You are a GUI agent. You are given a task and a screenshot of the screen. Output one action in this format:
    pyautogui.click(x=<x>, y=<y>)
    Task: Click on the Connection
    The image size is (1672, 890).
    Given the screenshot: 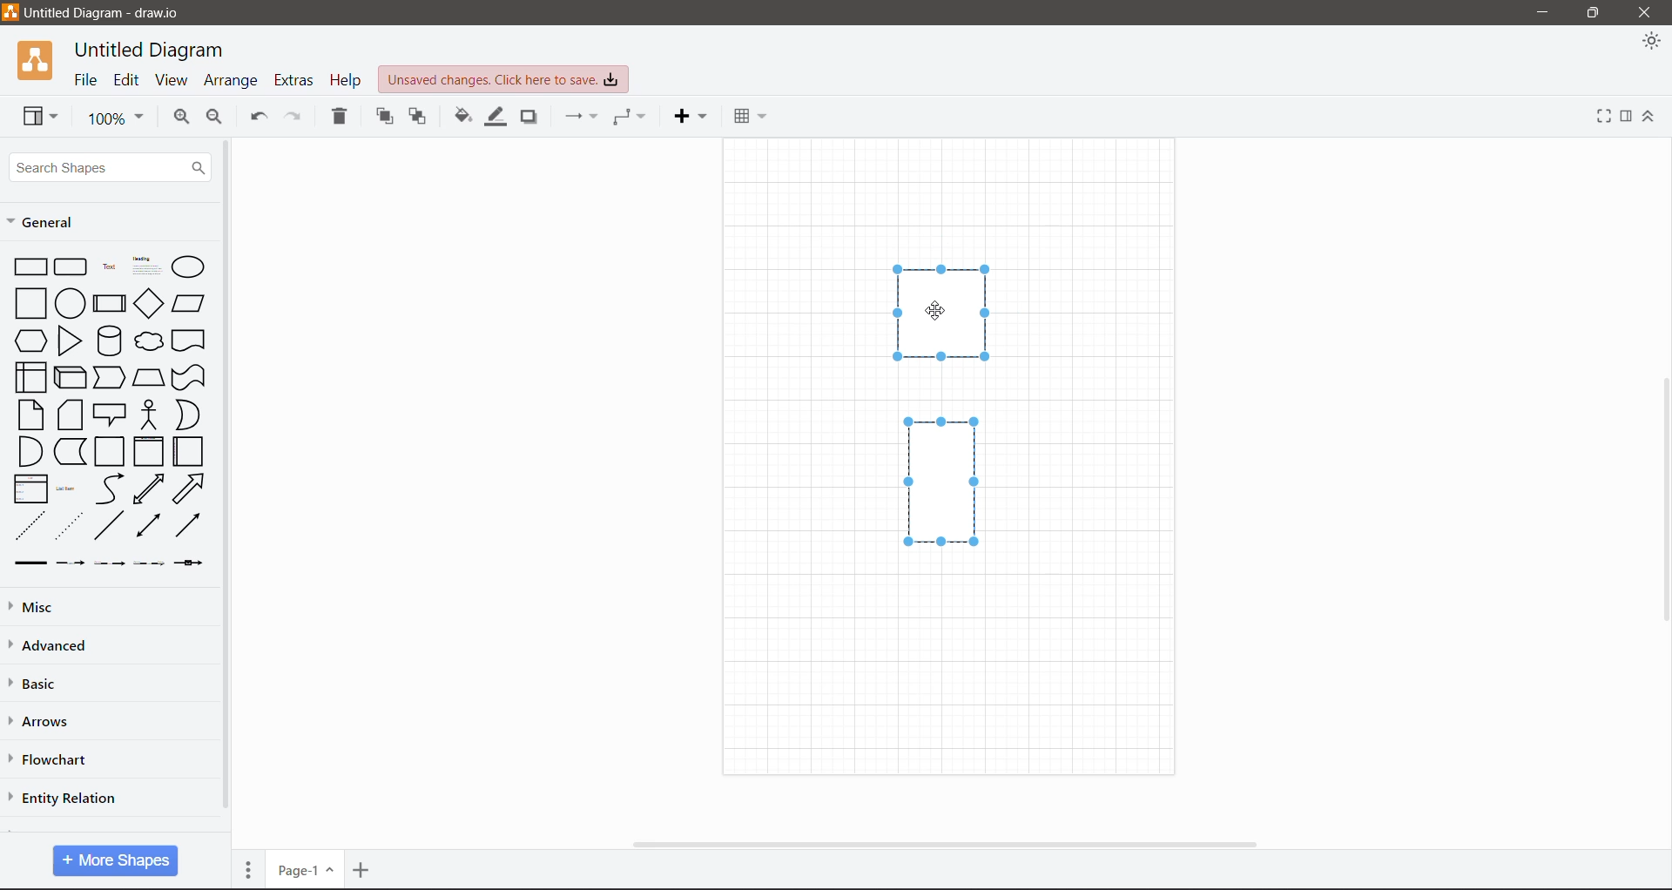 What is the action you would take?
    pyautogui.click(x=583, y=117)
    